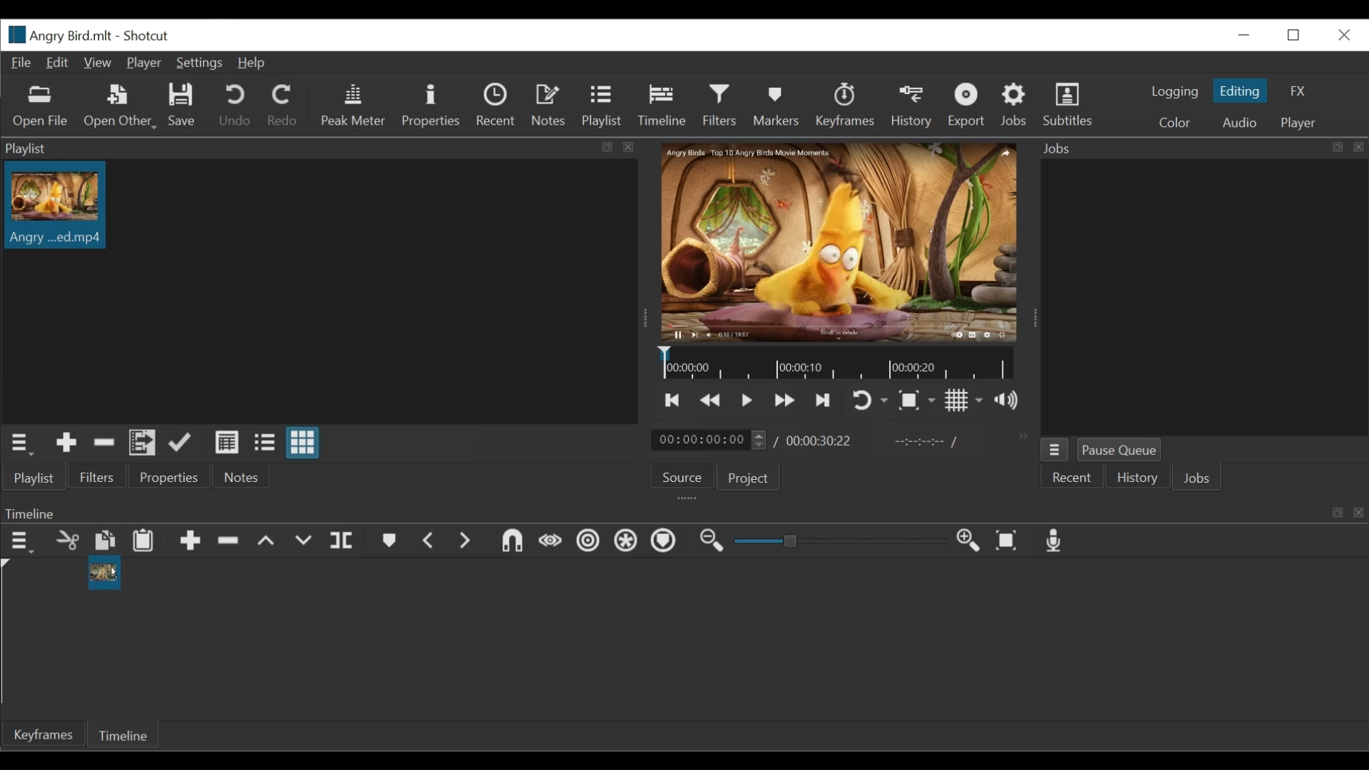 The width and height of the screenshot is (1369, 770). Describe the element at coordinates (1070, 103) in the screenshot. I see `Subtitles` at that location.